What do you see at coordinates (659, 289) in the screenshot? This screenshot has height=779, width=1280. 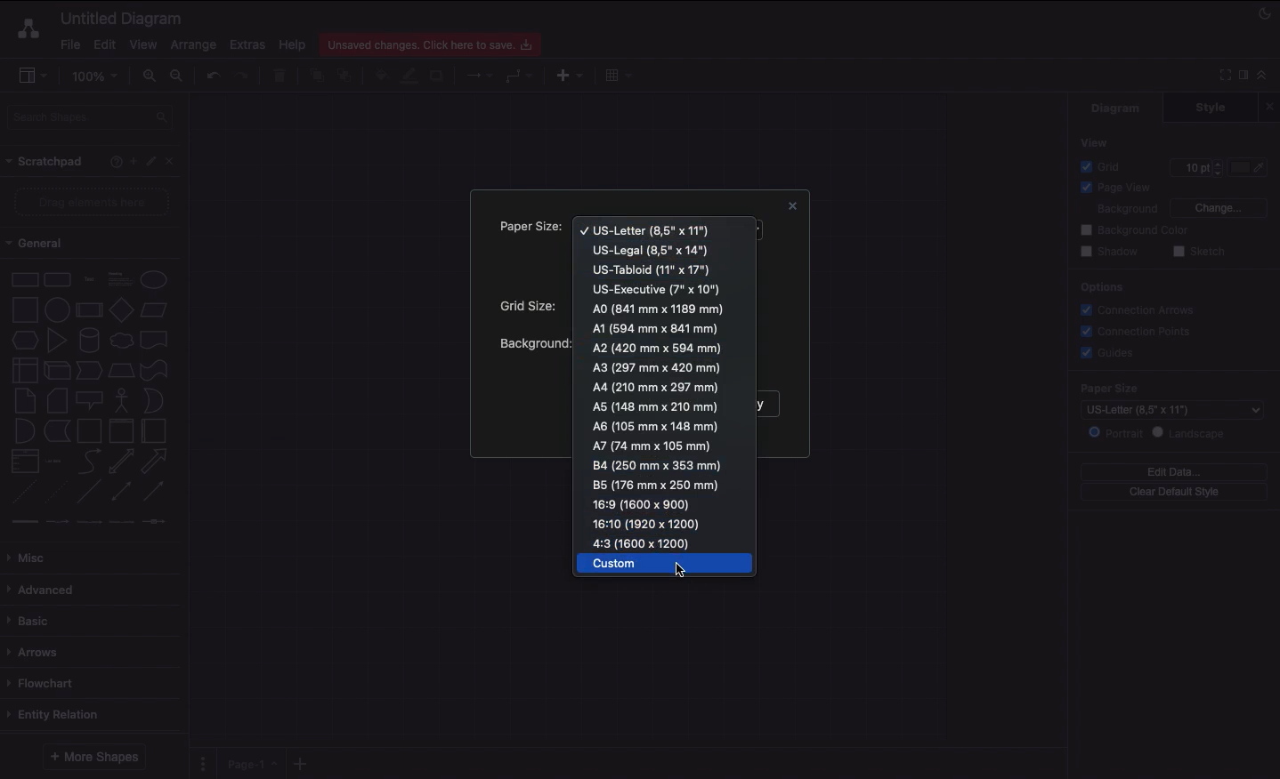 I see `US-executive` at bounding box center [659, 289].